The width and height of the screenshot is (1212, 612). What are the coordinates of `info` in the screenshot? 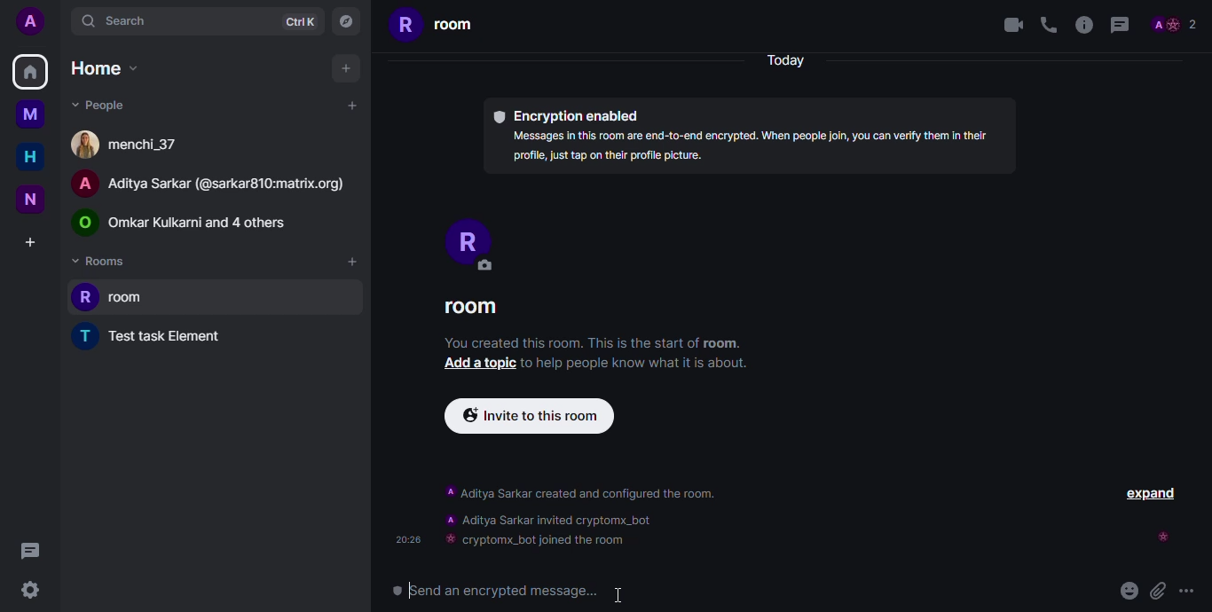 It's located at (1085, 25).